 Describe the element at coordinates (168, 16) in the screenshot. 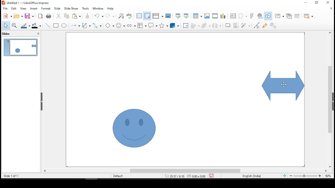

I see `master slide` at that location.